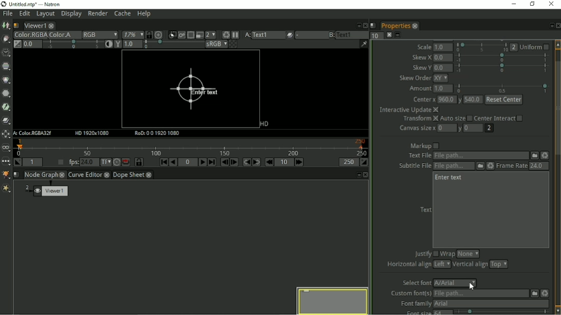 This screenshot has width=561, height=315. I want to click on top, so click(499, 265).